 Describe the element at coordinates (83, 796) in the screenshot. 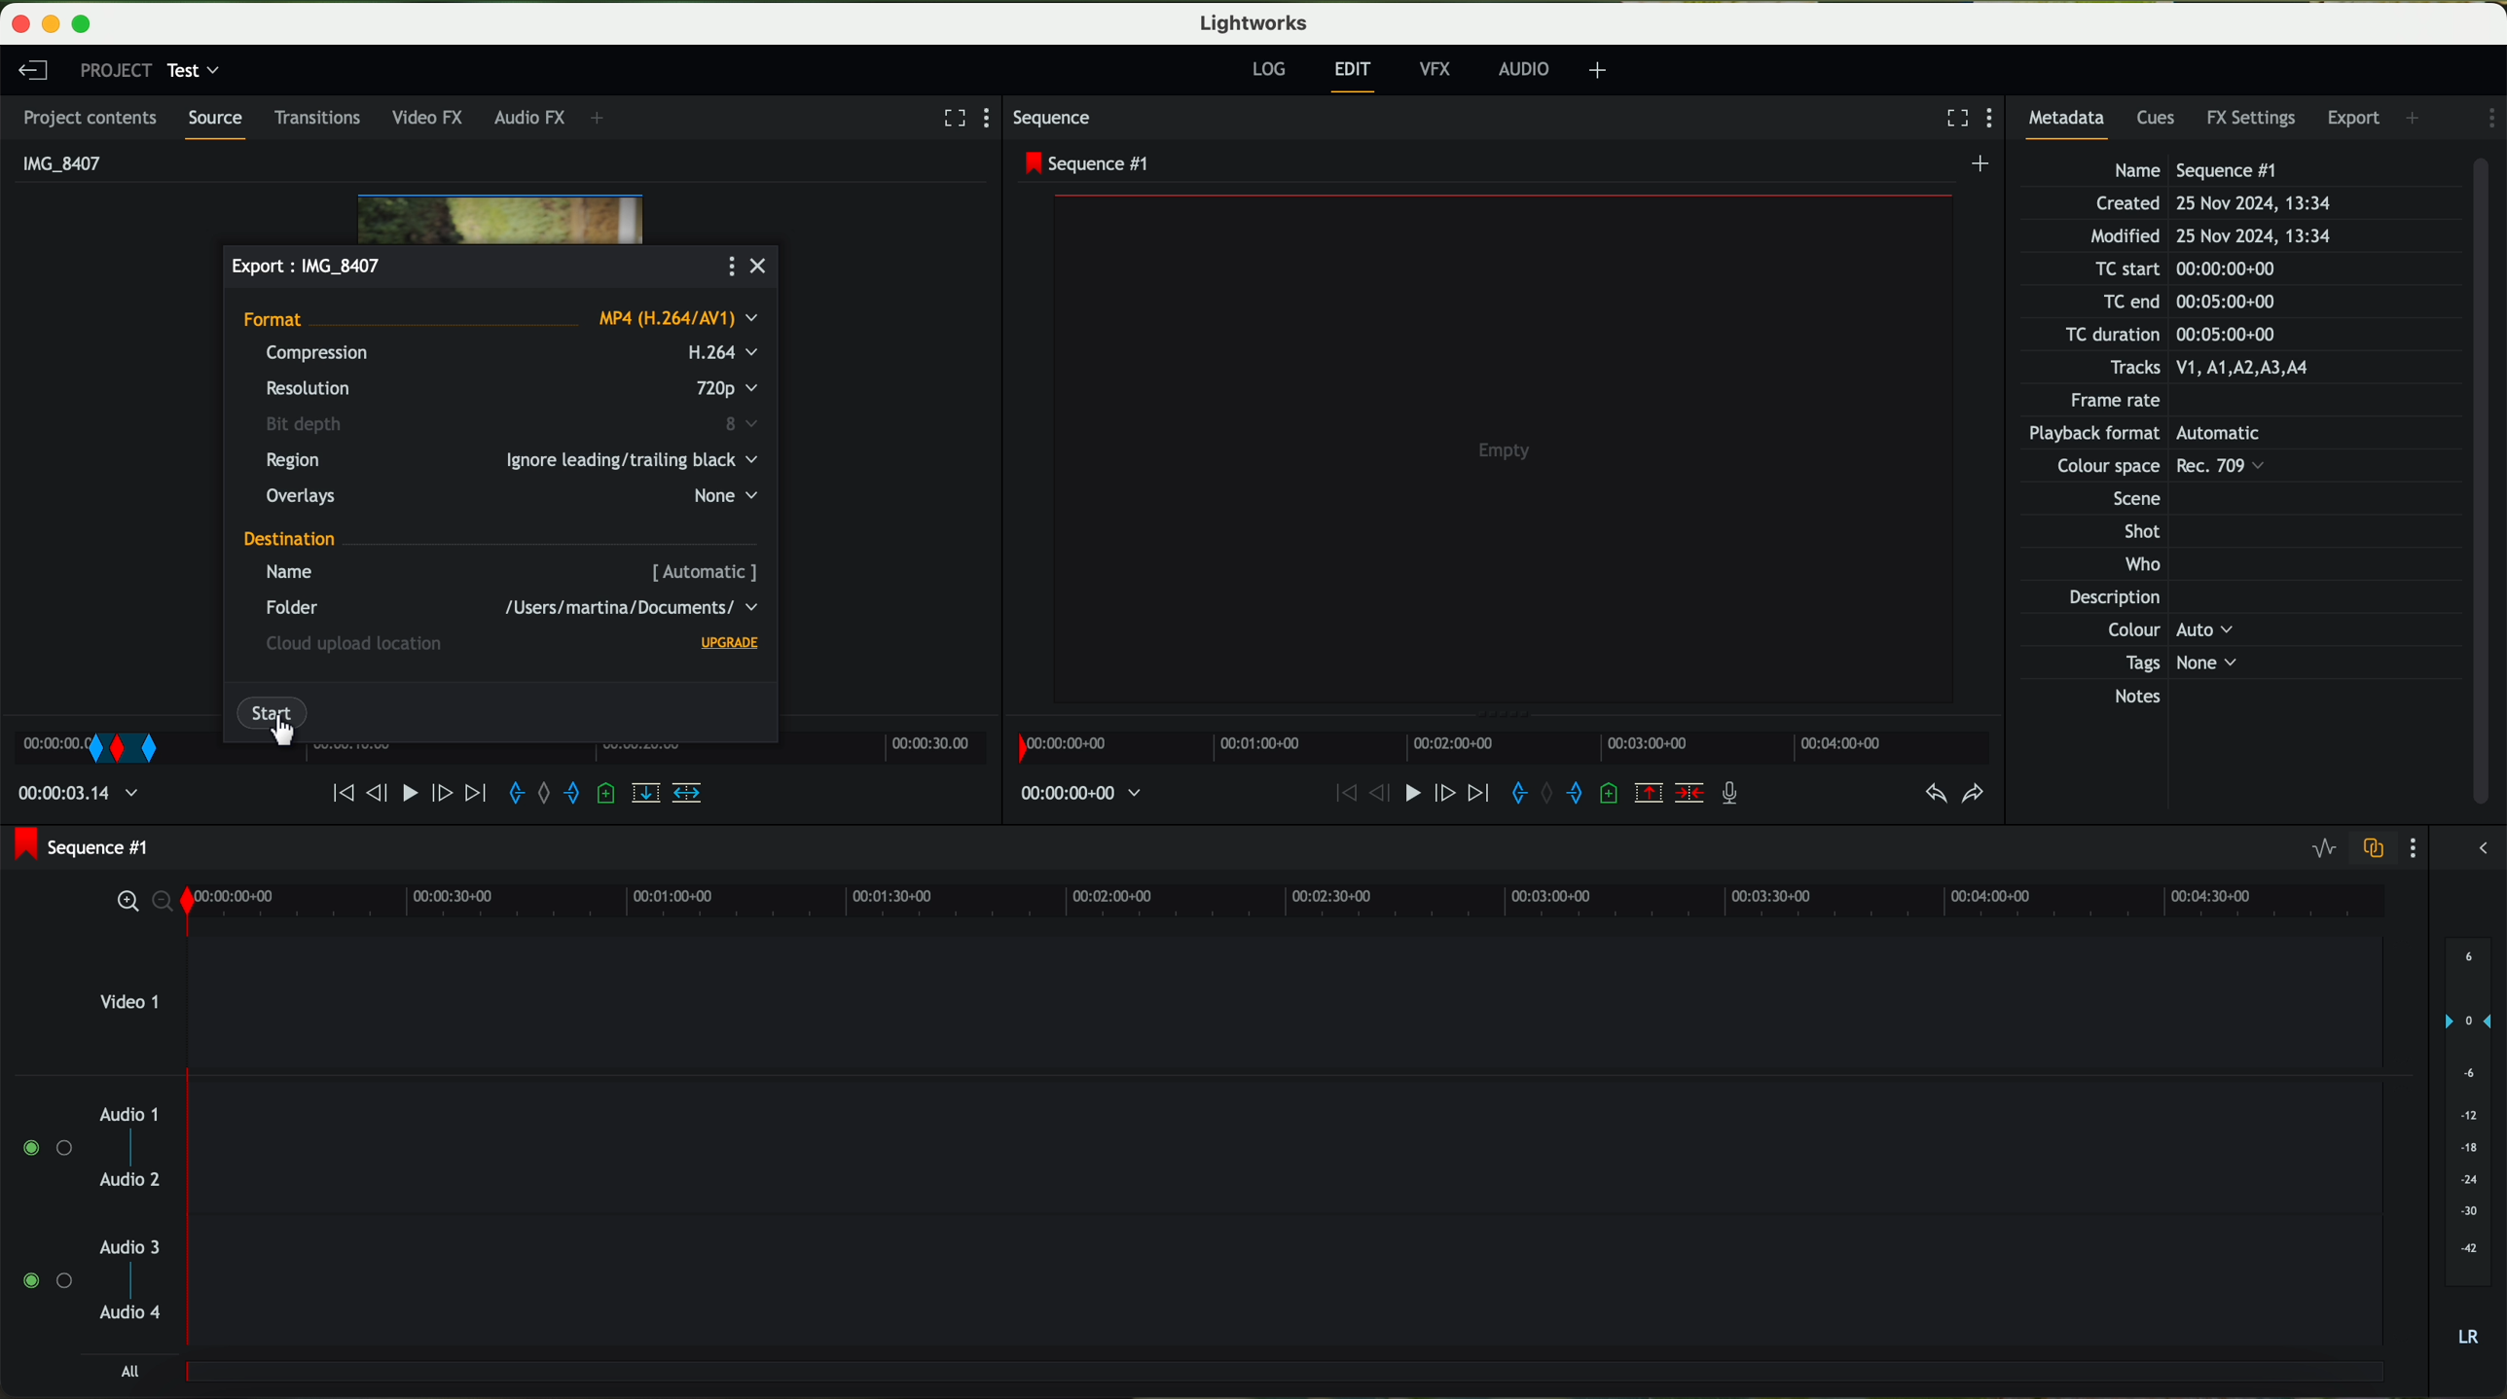

I see `time` at that location.